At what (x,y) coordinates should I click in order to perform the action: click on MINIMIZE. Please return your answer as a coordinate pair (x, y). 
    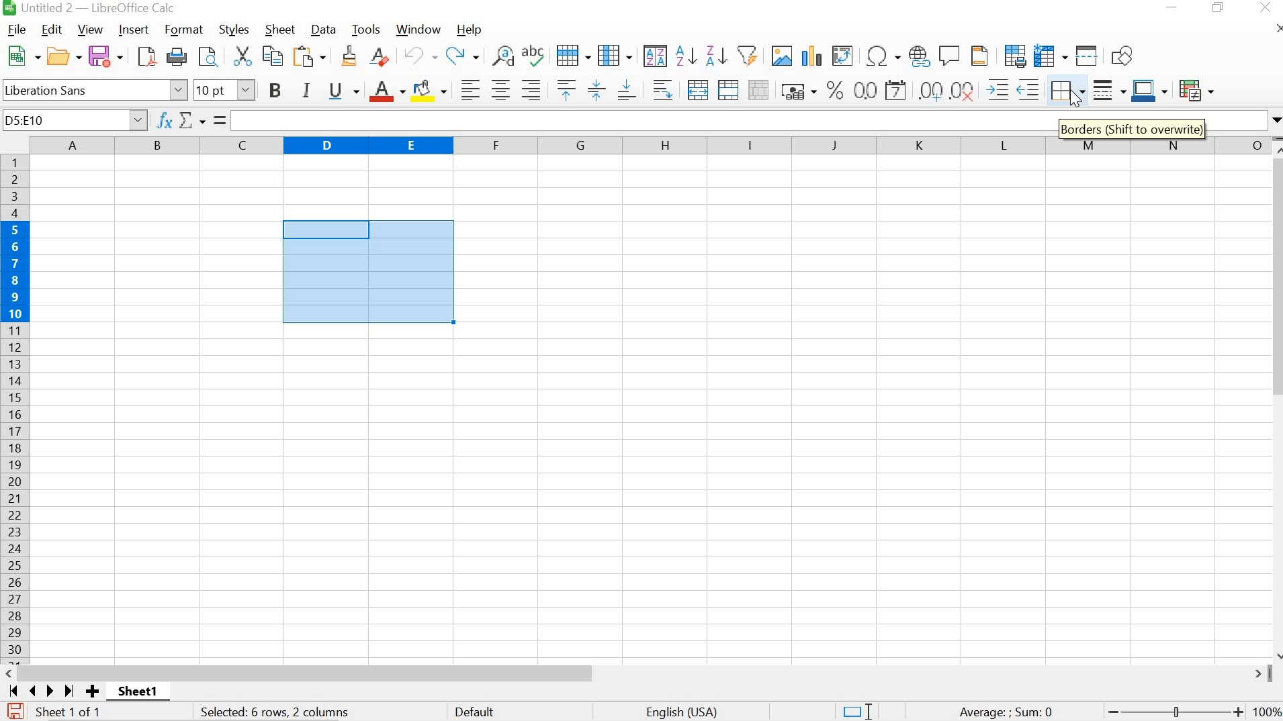
    Looking at the image, I should click on (1171, 7).